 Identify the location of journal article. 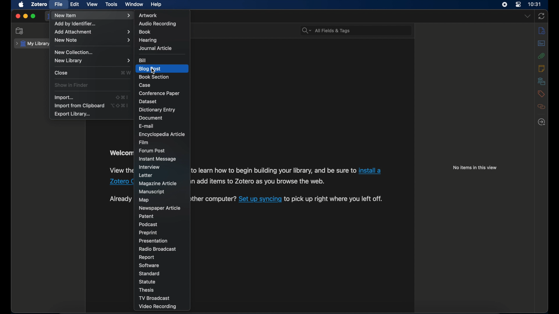
(155, 48).